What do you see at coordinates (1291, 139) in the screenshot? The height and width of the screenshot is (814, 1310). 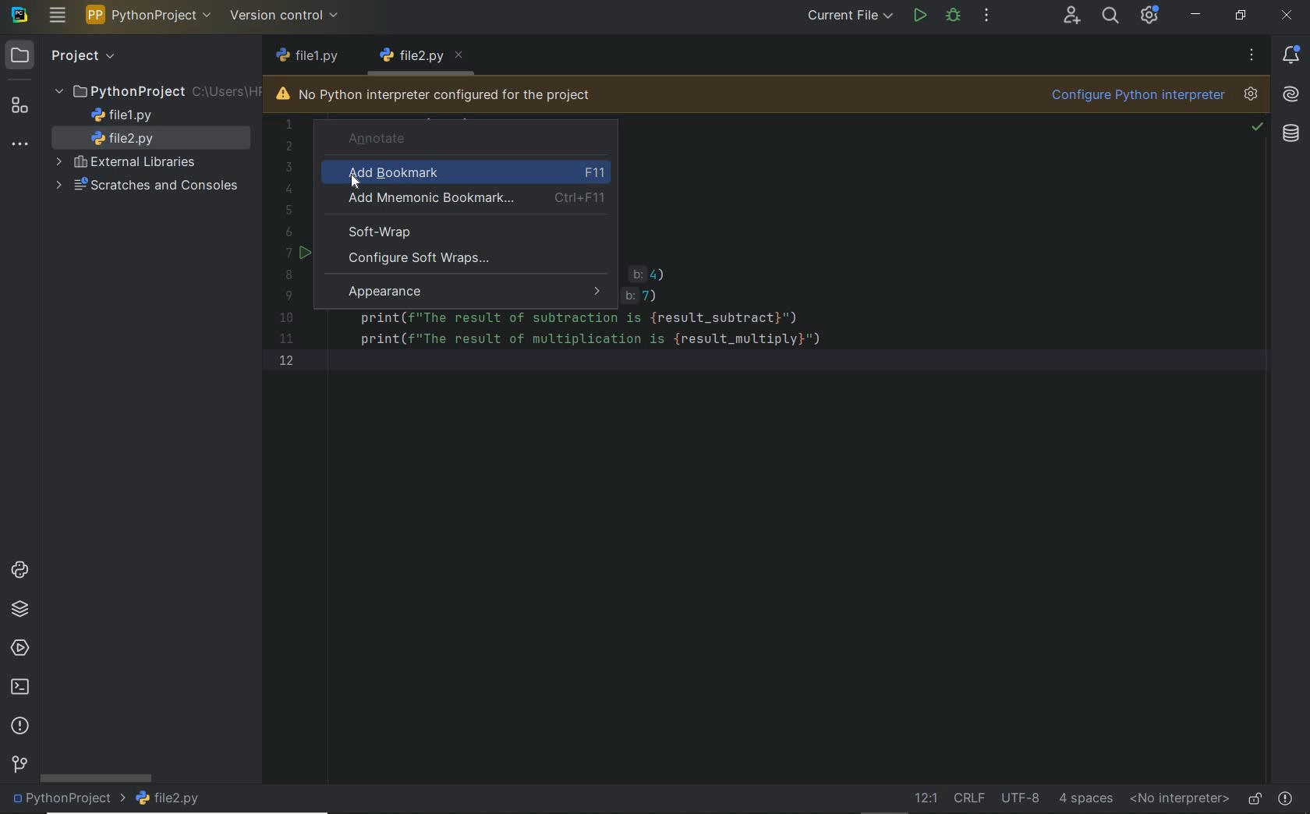 I see `Database` at bounding box center [1291, 139].